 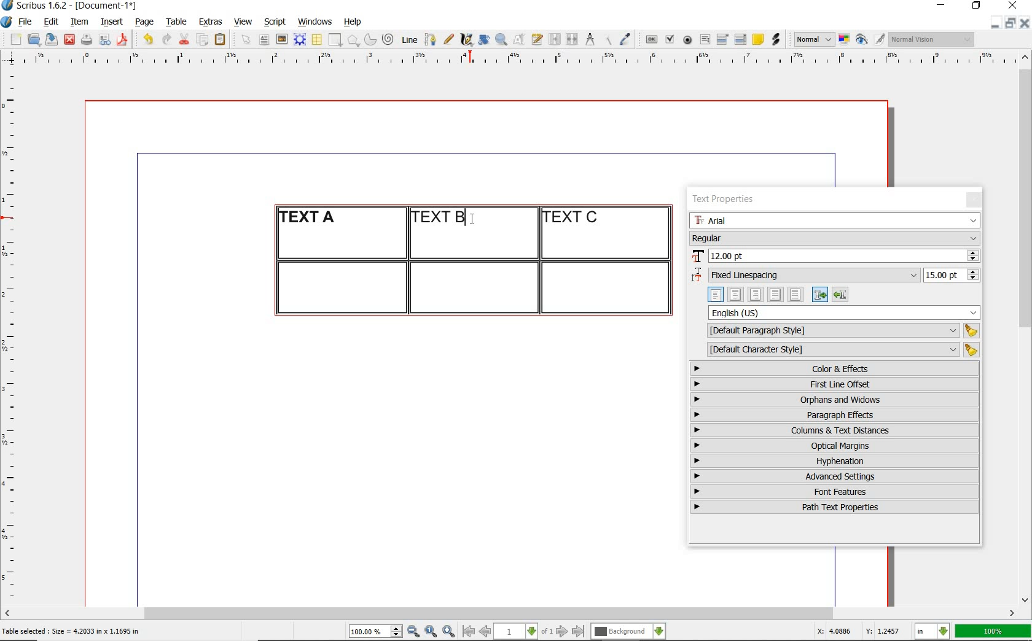 I want to click on cursor, so click(x=475, y=220).